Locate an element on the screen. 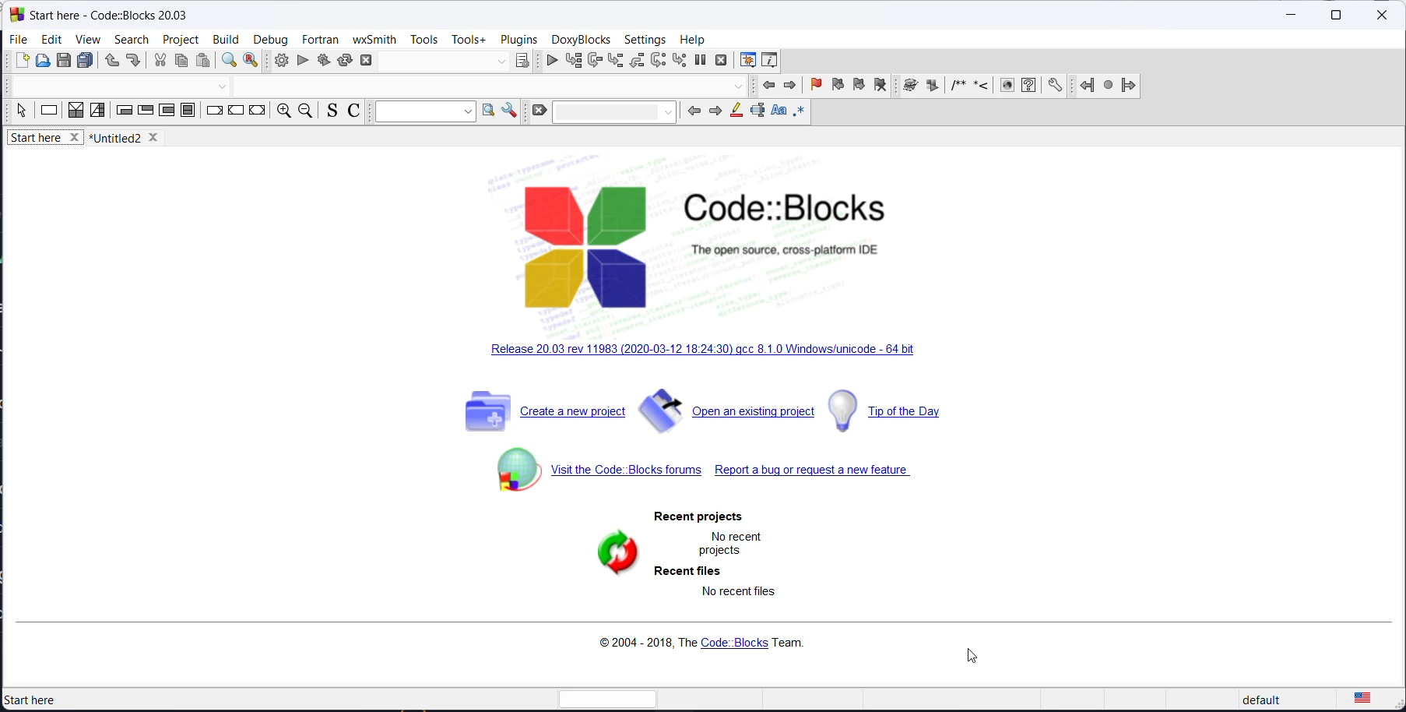 The width and height of the screenshot is (1406, 712). refresh is located at coordinates (601, 558).